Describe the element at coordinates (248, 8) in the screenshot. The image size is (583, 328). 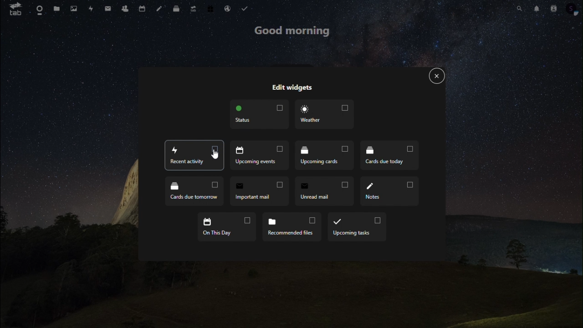
I see `tasks` at that location.